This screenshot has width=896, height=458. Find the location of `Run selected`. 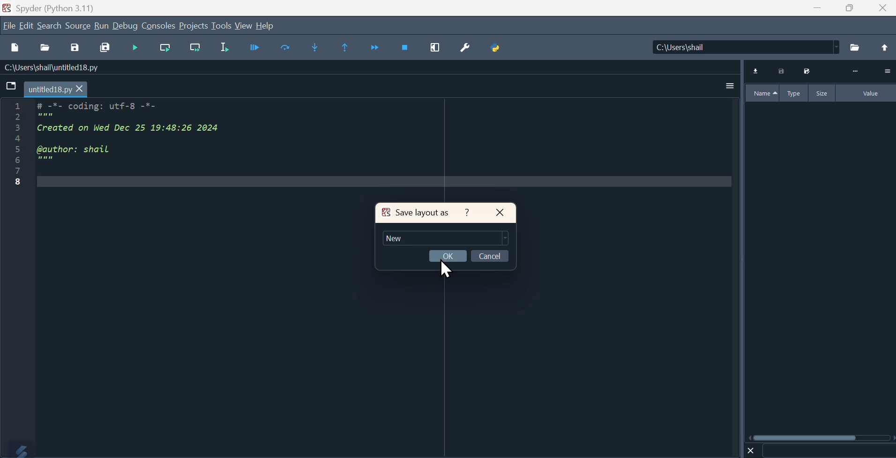

Run selected is located at coordinates (224, 48).